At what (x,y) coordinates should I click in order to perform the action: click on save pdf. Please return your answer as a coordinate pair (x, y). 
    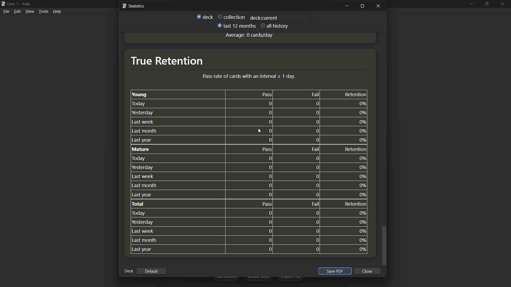
    Looking at the image, I should click on (335, 271).